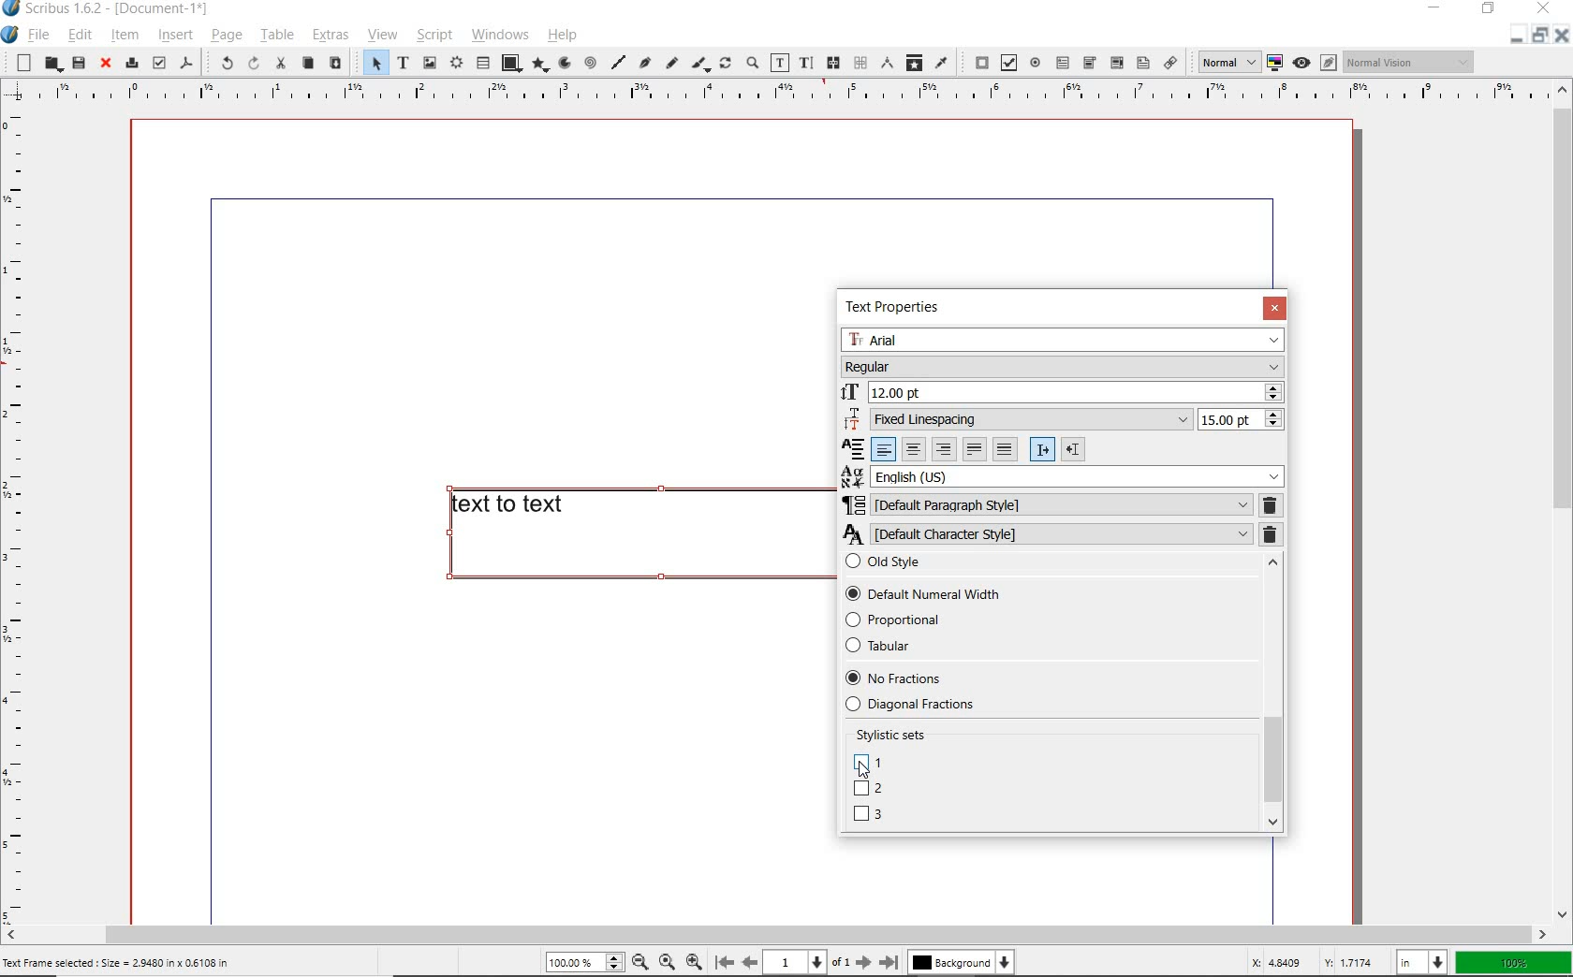  I want to click on scrollbar, so click(1562, 501).